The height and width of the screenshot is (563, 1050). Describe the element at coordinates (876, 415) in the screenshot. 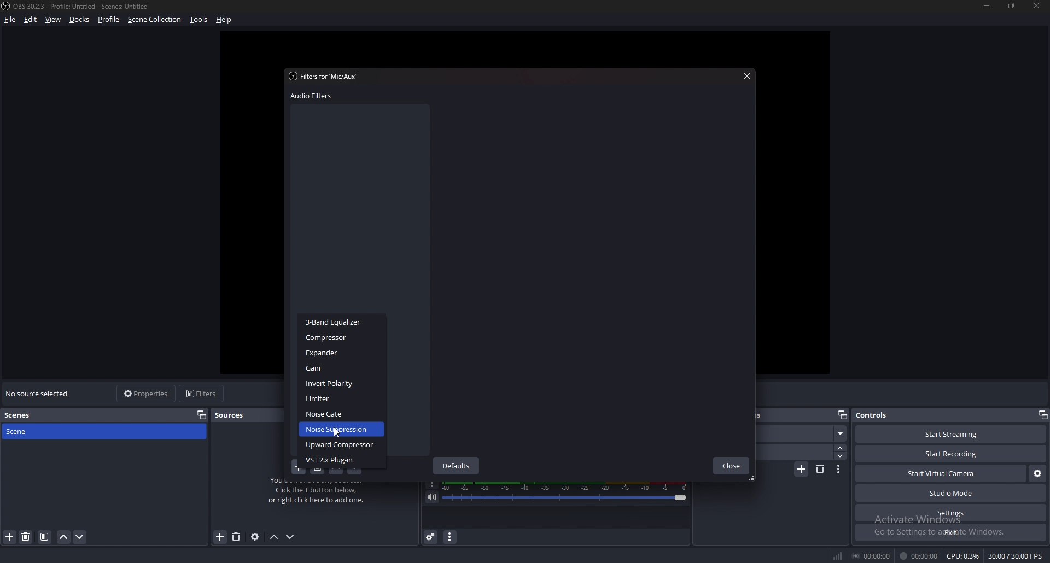

I see `controls` at that location.